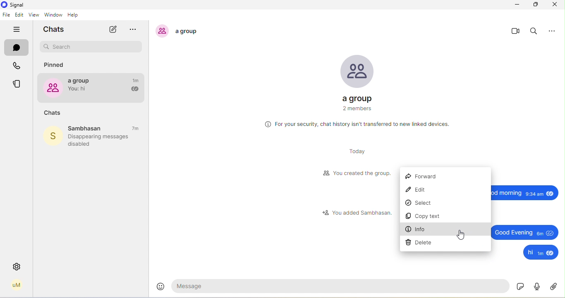 Image resolution: width=565 pixels, height=298 pixels. I want to click on close, so click(554, 4).